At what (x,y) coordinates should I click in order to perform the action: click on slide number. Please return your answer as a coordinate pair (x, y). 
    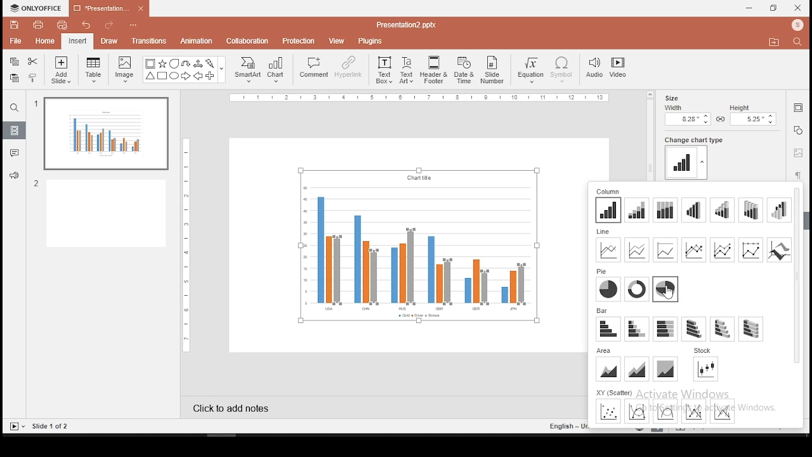
    Looking at the image, I should click on (494, 69).